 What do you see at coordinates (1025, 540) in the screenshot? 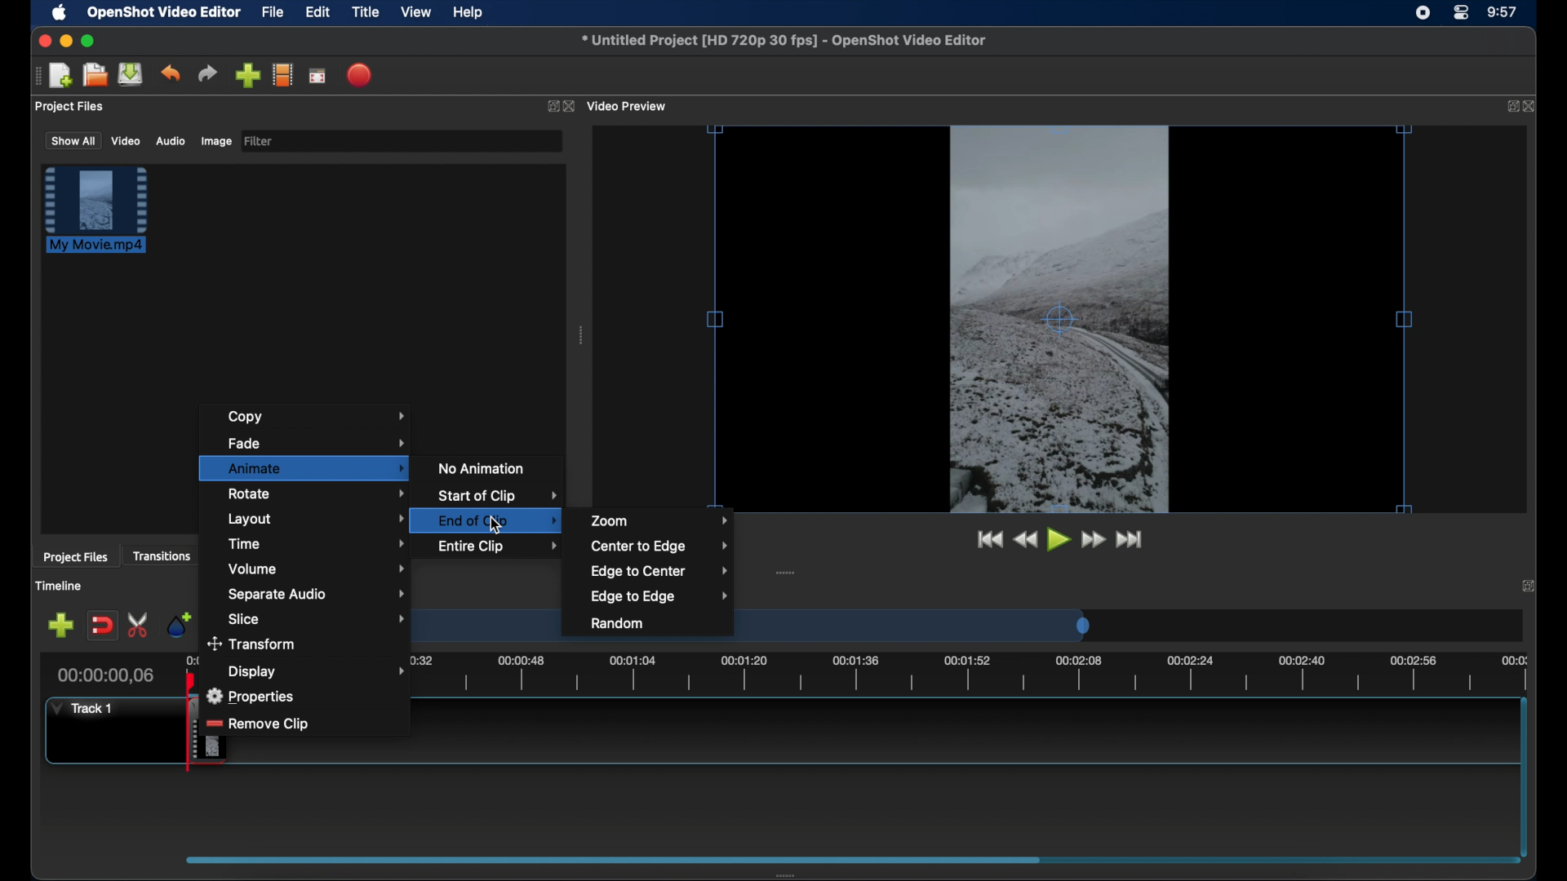
I see `rewind` at bounding box center [1025, 540].